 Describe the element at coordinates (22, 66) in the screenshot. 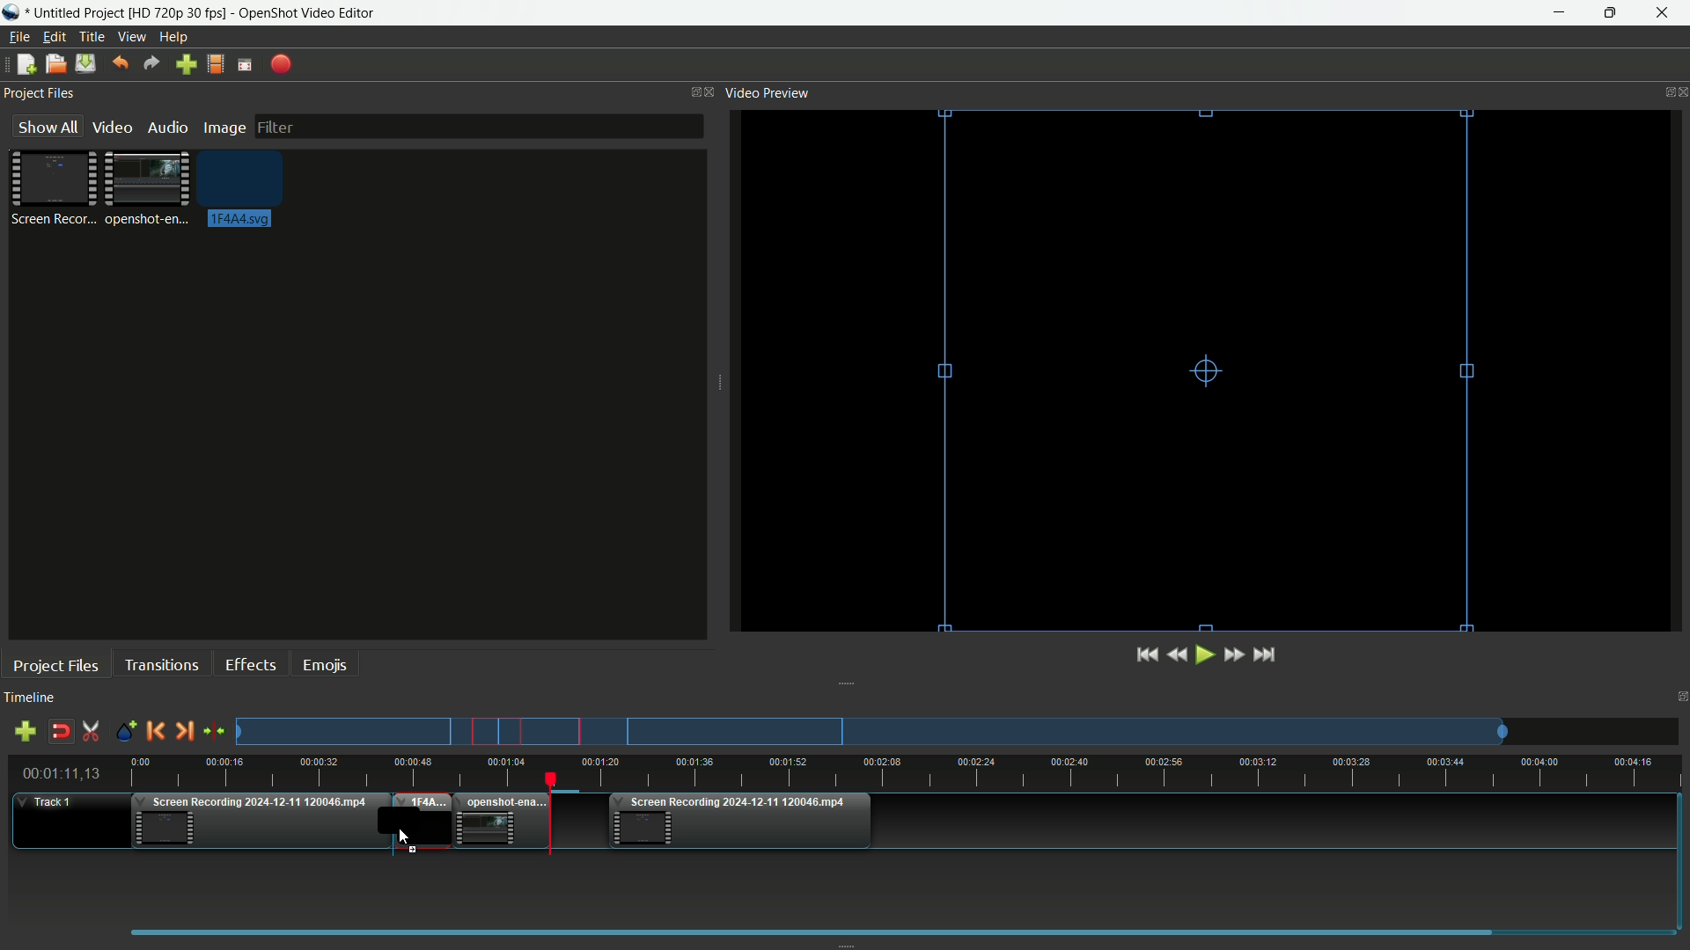

I see `New file` at that location.